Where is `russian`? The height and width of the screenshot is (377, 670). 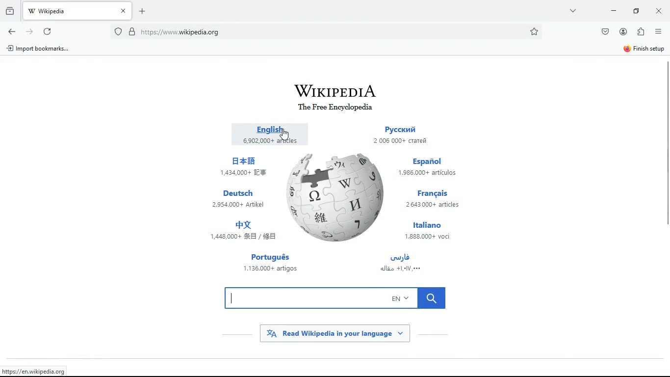
russian is located at coordinates (409, 135).